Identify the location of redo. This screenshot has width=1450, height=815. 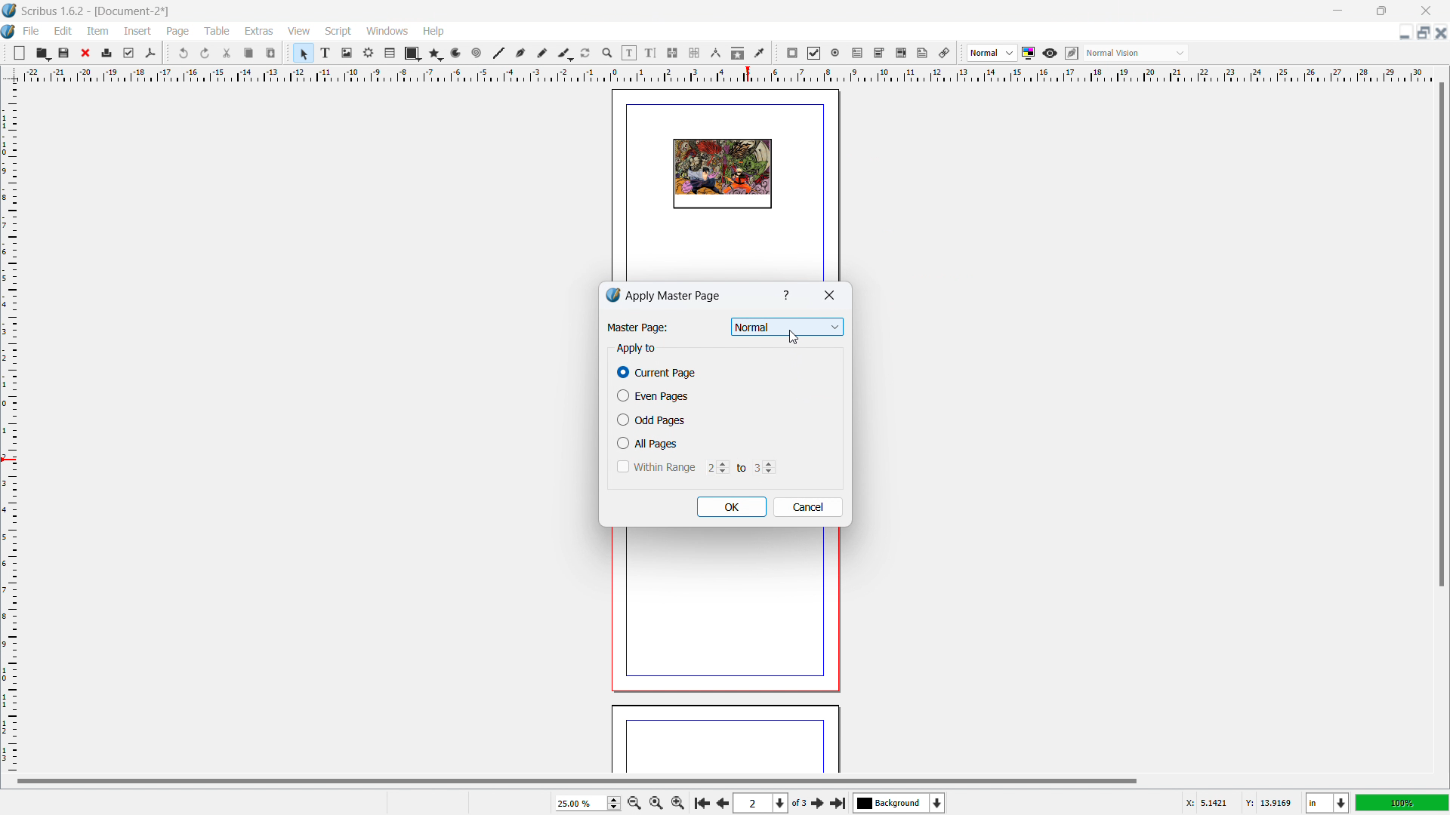
(205, 54).